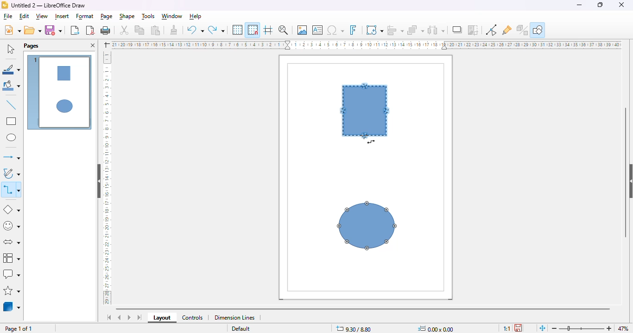 This screenshot has height=333, width=633. I want to click on undo, so click(195, 31).